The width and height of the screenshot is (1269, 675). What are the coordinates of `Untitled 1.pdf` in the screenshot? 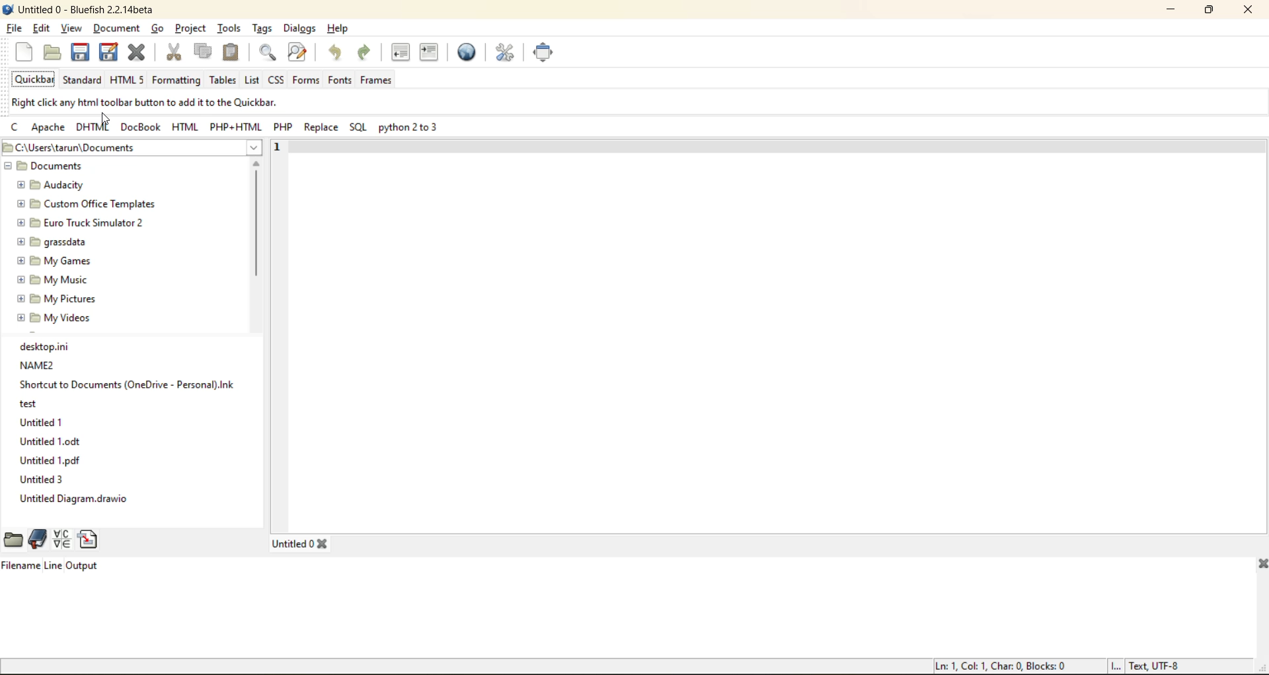 It's located at (49, 461).